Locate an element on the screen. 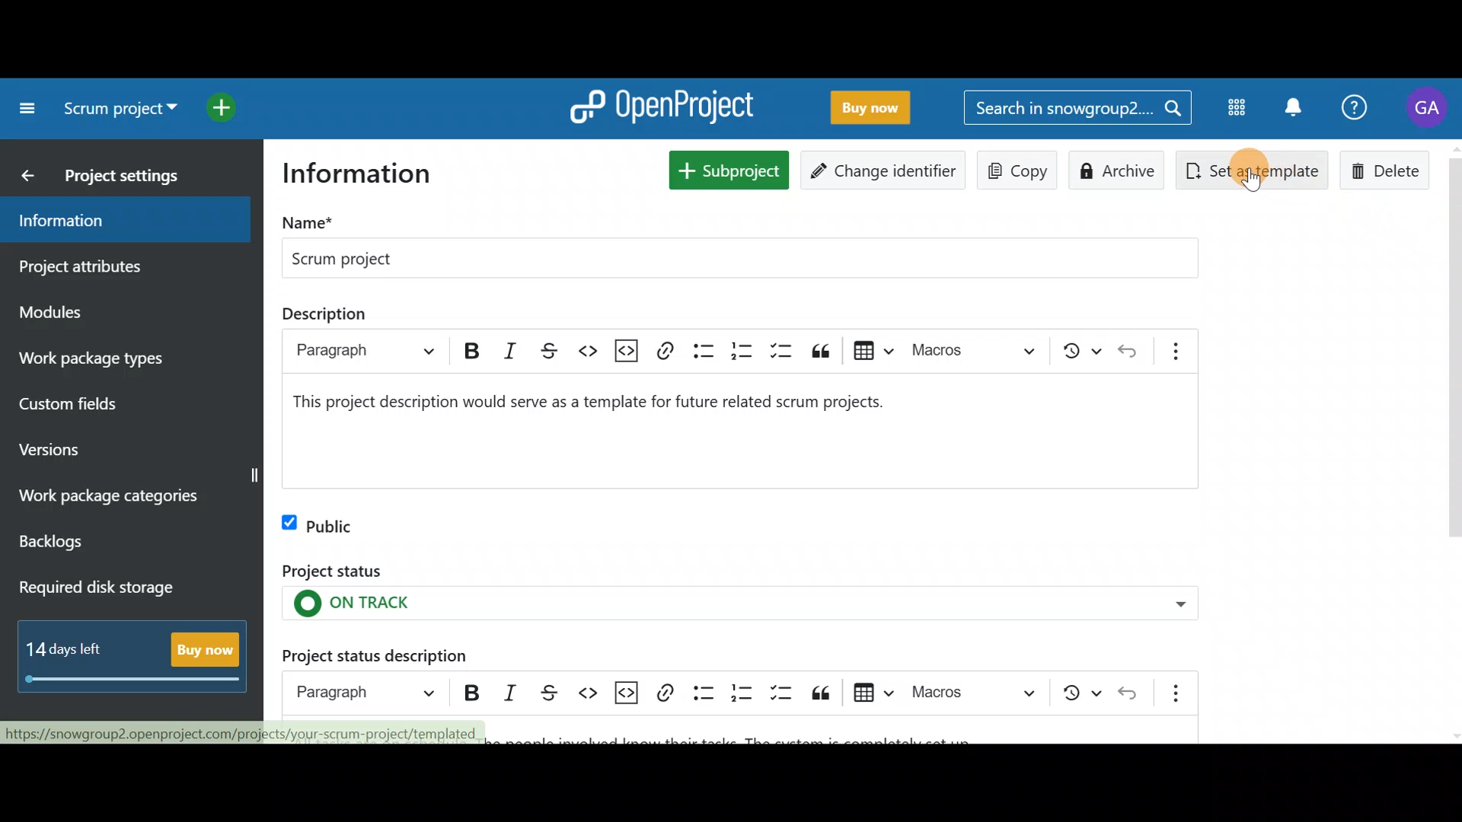 The width and height of the screenshot is (1462, 822). bold is located at coordinates (472, 350).